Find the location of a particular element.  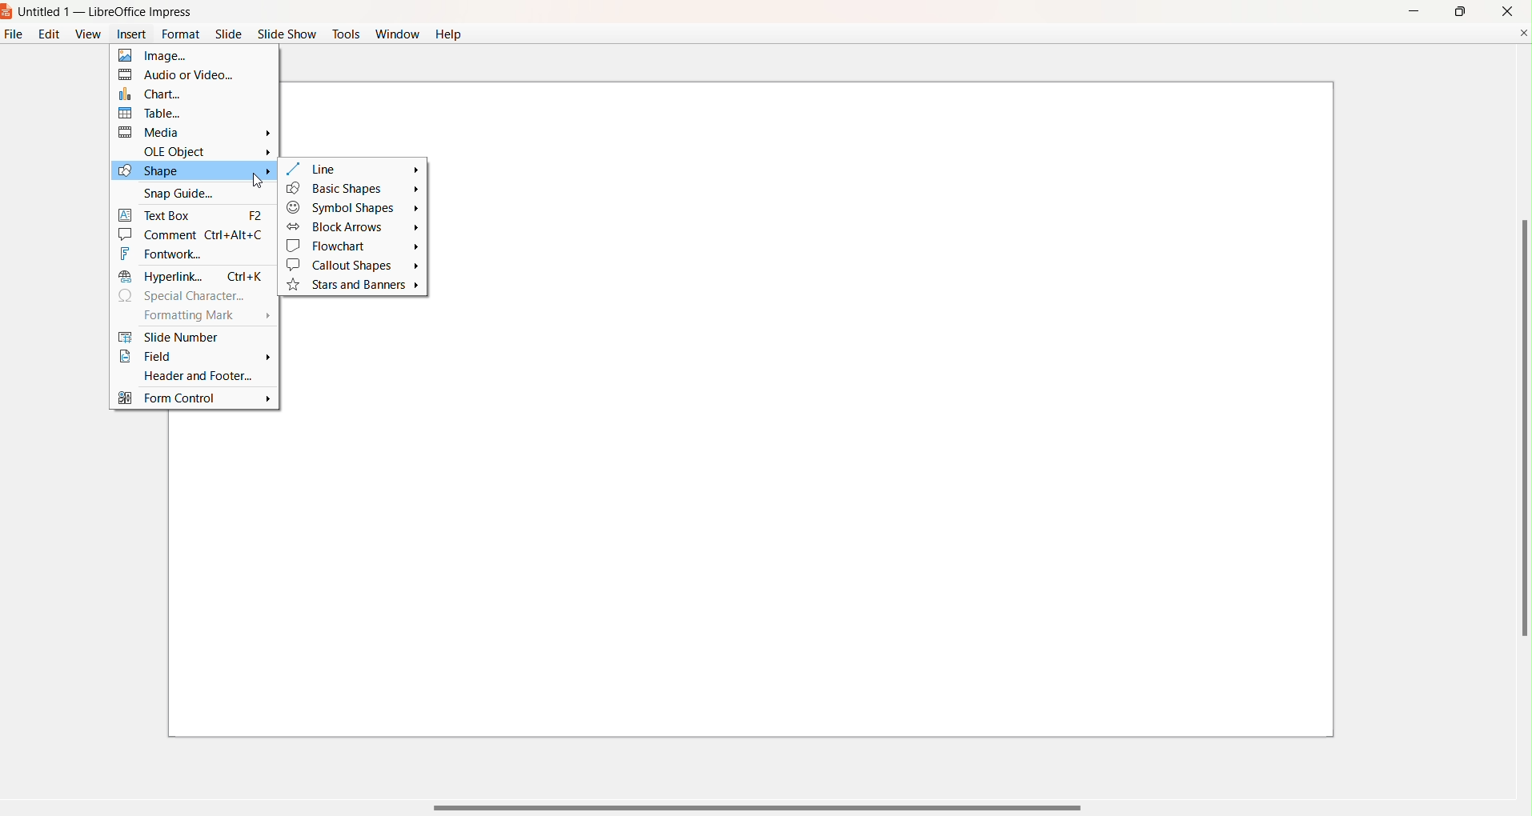

Text Box is located at coordinates (193, 213).